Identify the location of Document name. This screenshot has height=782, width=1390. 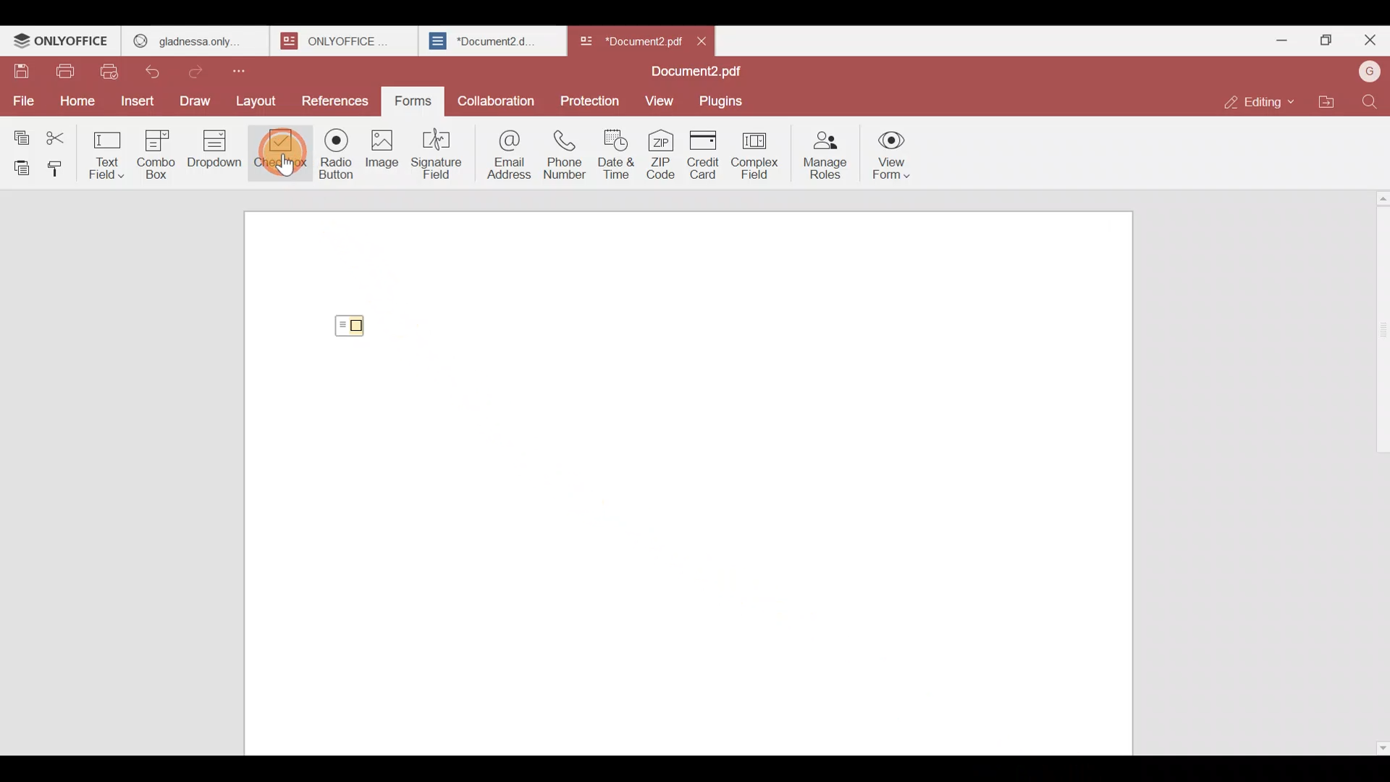
(629, 38).